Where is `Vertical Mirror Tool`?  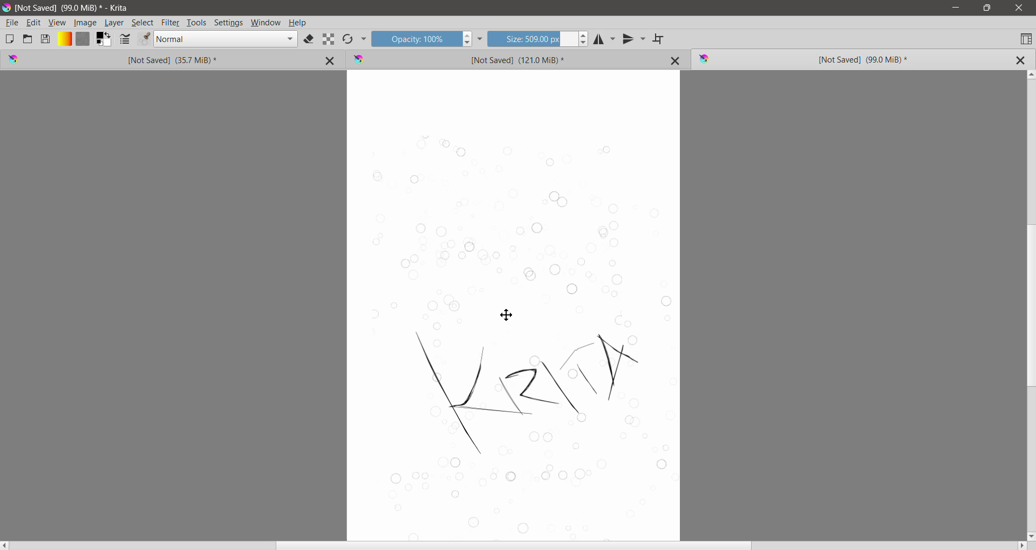
Vertical Mirror Tool is located at coordinates (634, 39).